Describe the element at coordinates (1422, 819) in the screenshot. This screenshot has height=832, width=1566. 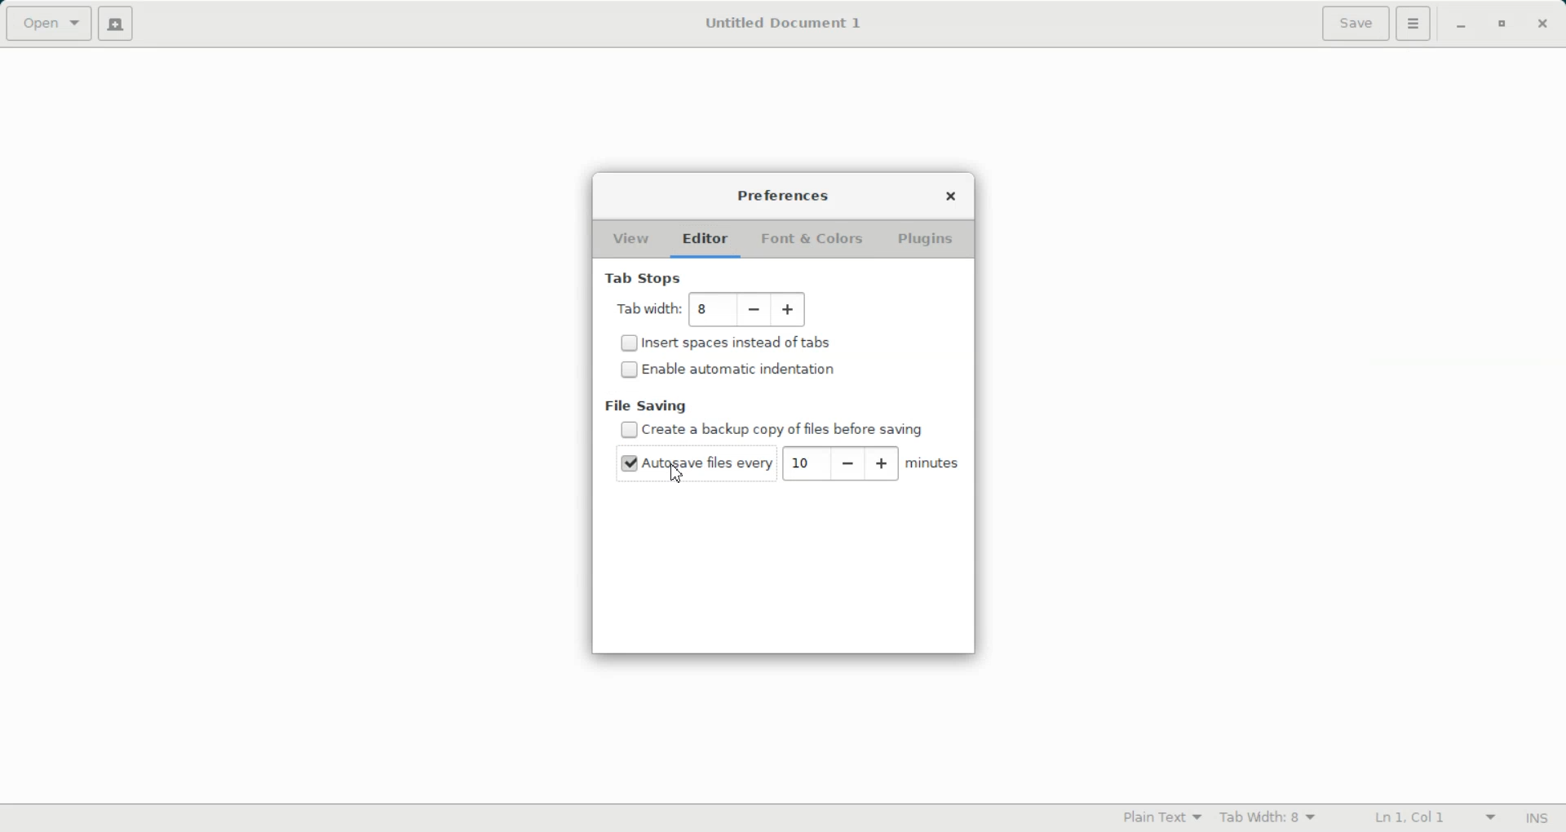
I see `Line Column` at that location.